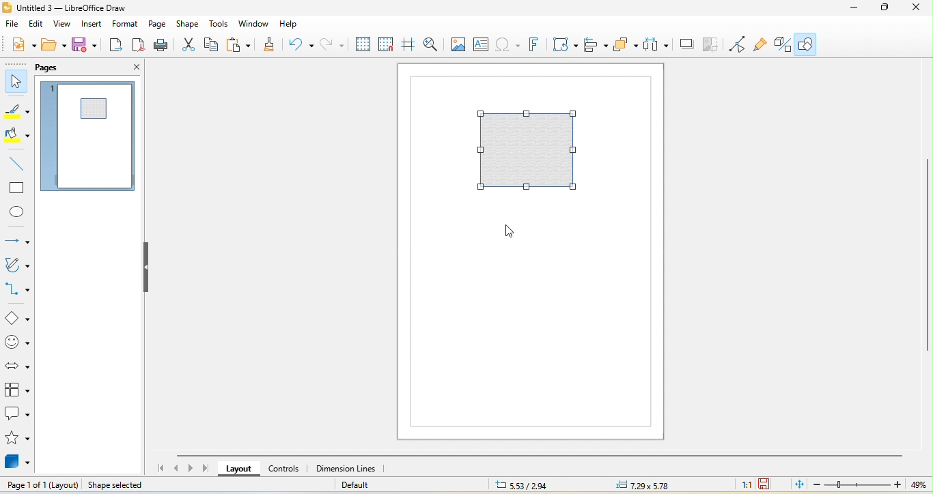  What do you see at coordinates (768, 485) in the screenshot?
I see `since the last save` at bounding box center [768, 485].